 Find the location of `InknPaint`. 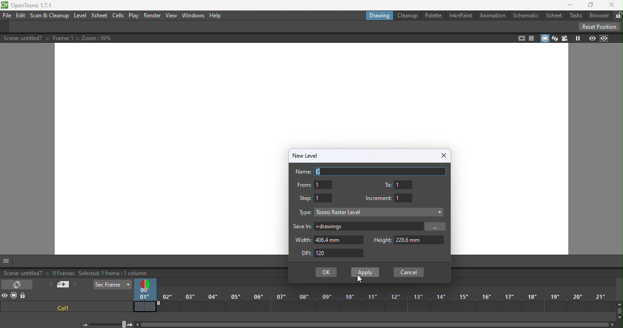

InknPaint is located at coordinates (459, 15).